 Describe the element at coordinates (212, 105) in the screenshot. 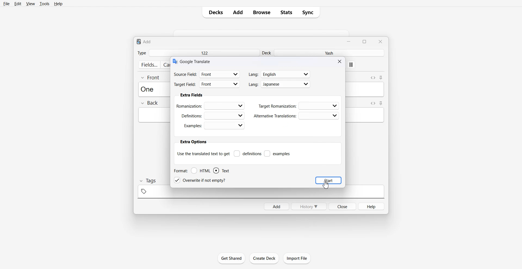

I see `Romanization:` at that location.